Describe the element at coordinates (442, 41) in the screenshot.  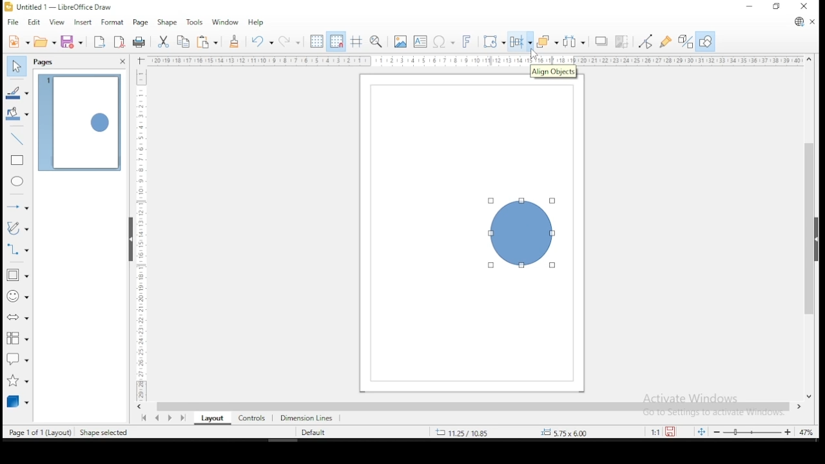
I see `insert special characters` at that location.